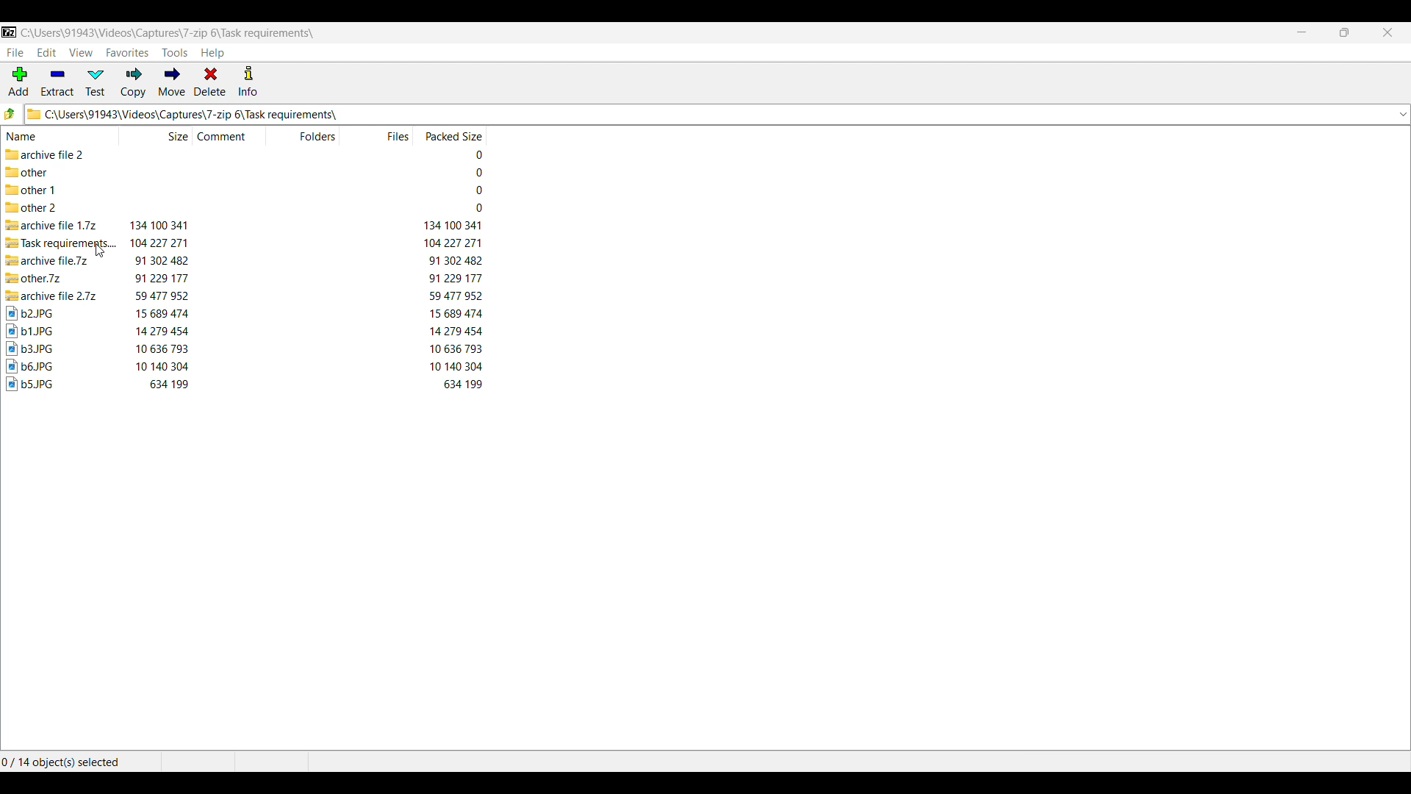 The image size is (1411, 794). I want to click on Logo and location of current folder, so click(708, 114).